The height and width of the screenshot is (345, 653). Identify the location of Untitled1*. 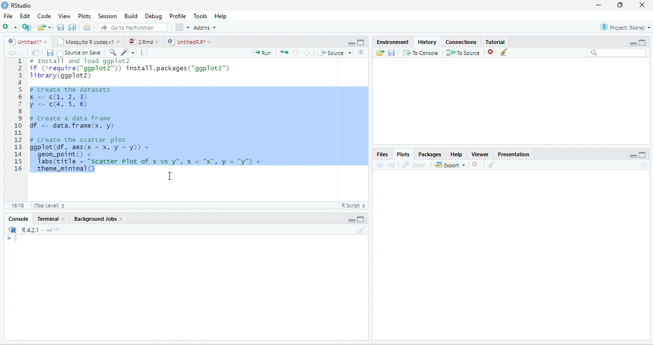
(23, 42).